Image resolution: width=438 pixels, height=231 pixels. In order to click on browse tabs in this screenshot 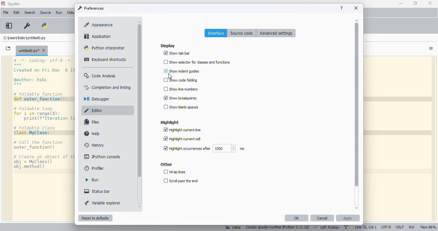, I will do `click(8, 48)`.